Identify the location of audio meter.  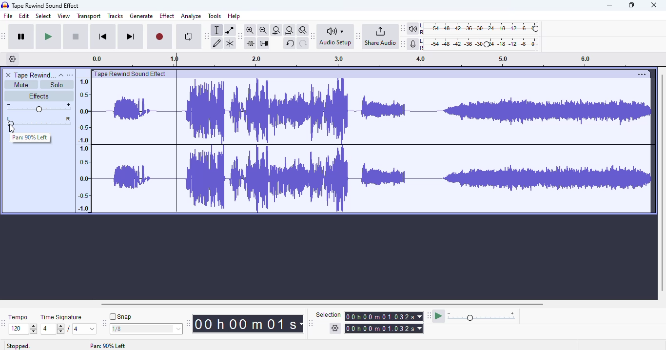
(474, 45).